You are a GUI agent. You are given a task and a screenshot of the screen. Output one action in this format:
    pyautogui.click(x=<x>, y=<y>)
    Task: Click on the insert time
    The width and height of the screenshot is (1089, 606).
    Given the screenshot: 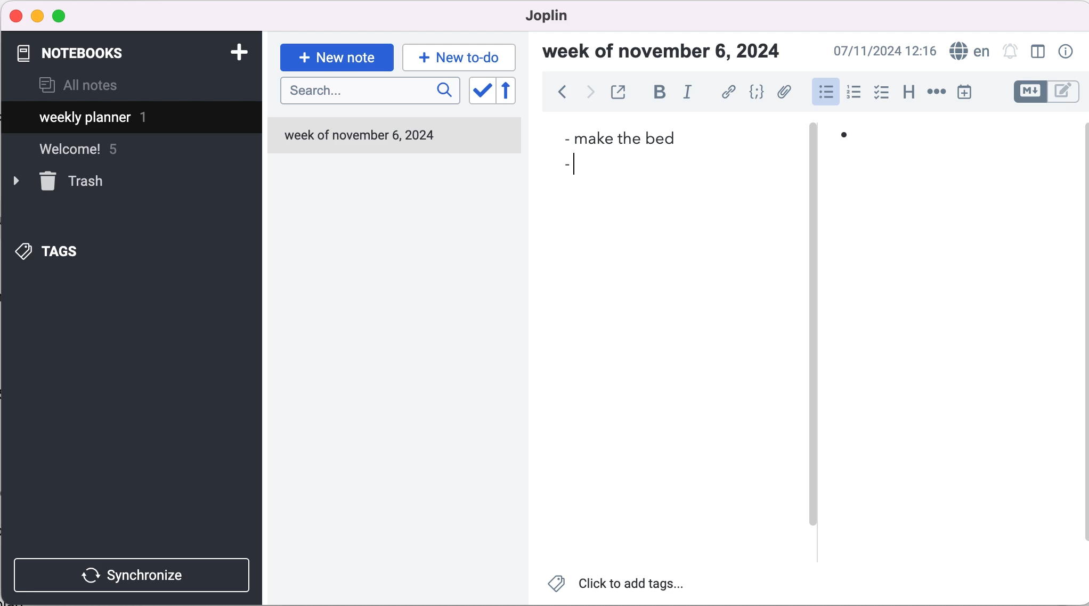 What is the action you would take?
    pyautogui.click(x=966, y=92)
    